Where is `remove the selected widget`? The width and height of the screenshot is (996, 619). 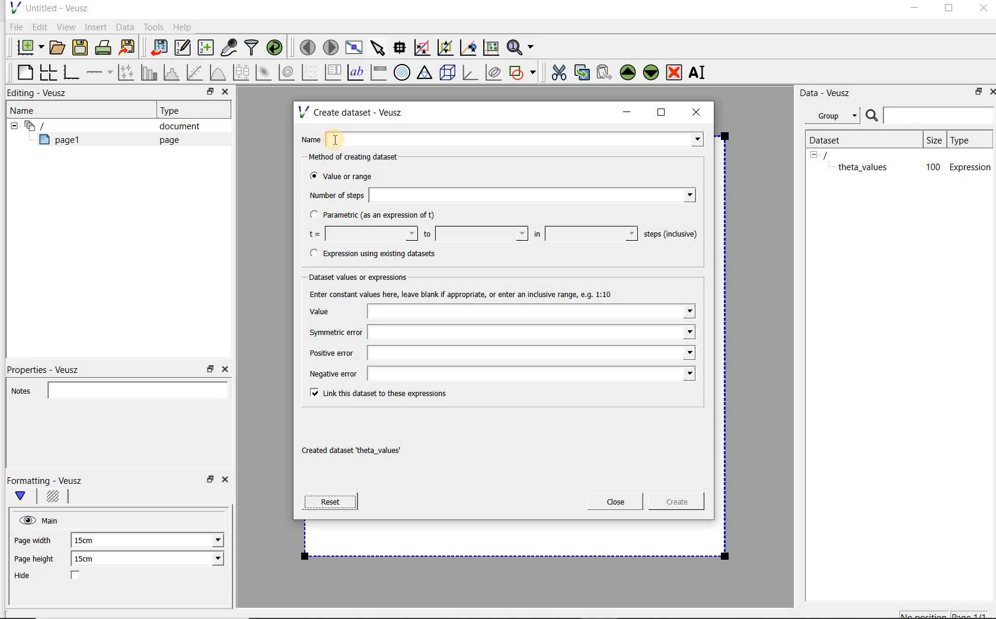
remove the selected widget is located at coordinates (675, 72).